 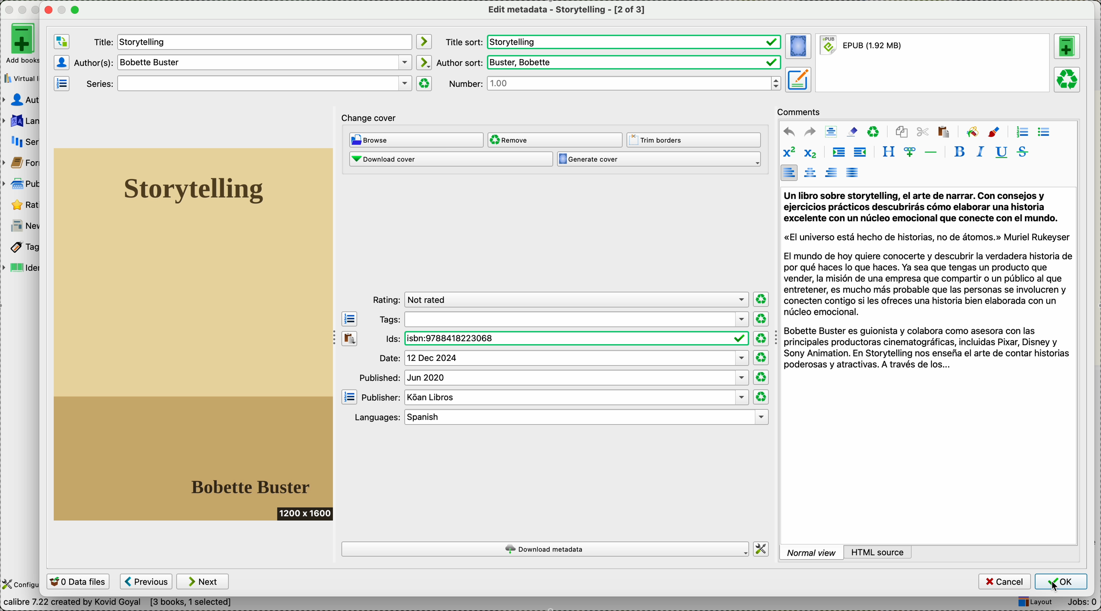 What do you see at coordinates (1080, 602) in the screenshot?
I see `jobs: 0` at bounding box center [1080, 602].